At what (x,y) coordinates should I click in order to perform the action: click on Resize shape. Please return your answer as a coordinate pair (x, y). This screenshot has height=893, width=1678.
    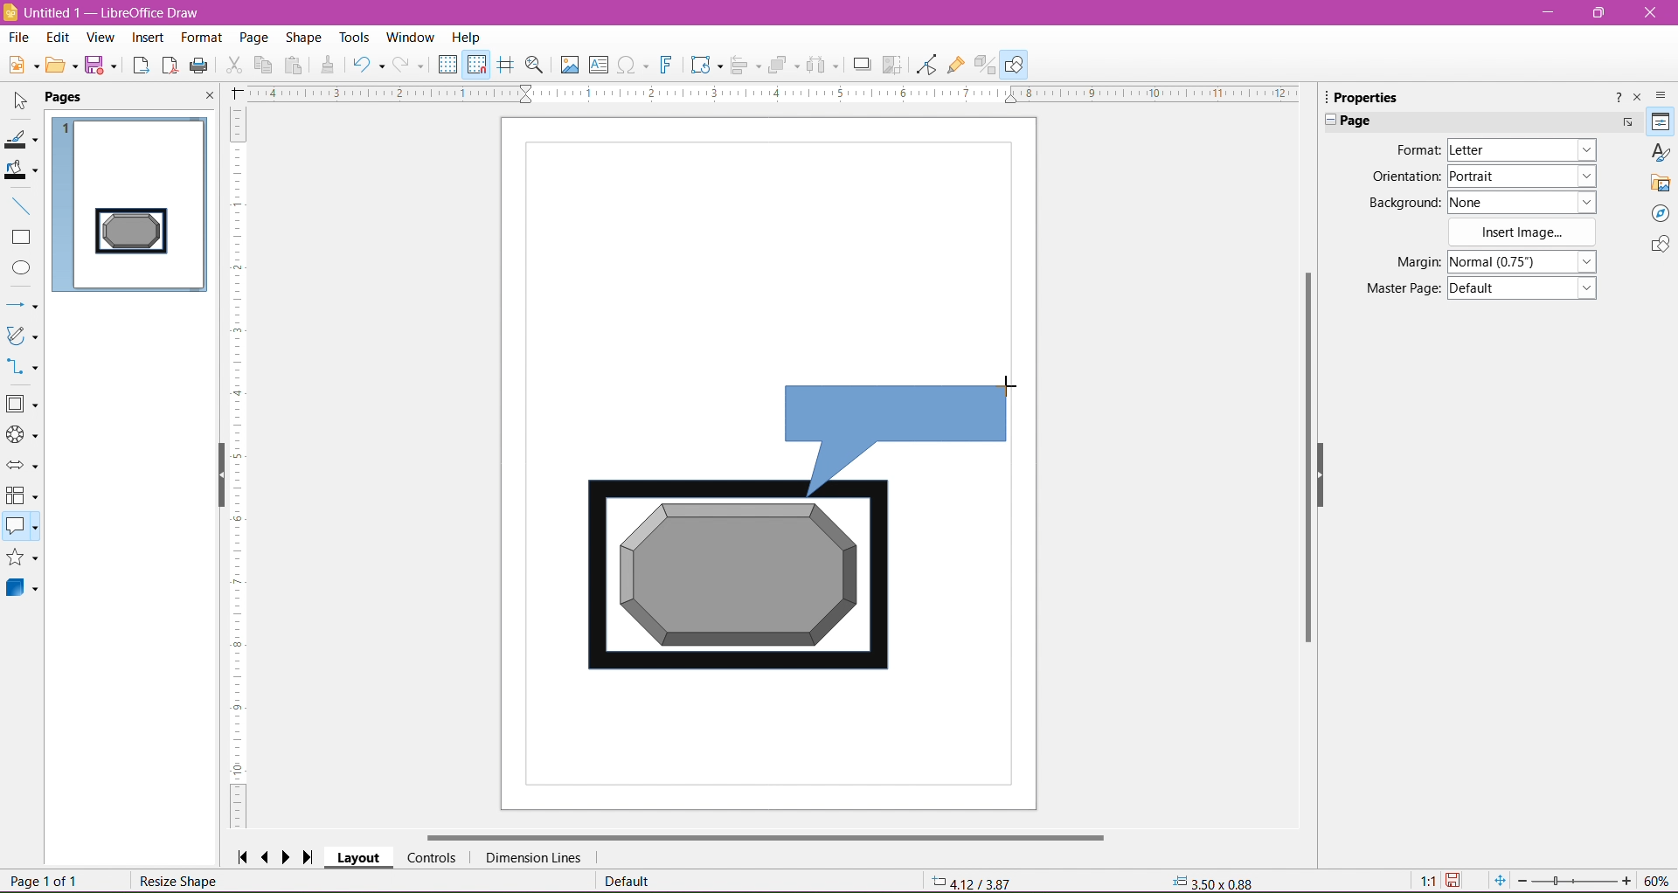
    Looking at the image, I should click on (180, 882).